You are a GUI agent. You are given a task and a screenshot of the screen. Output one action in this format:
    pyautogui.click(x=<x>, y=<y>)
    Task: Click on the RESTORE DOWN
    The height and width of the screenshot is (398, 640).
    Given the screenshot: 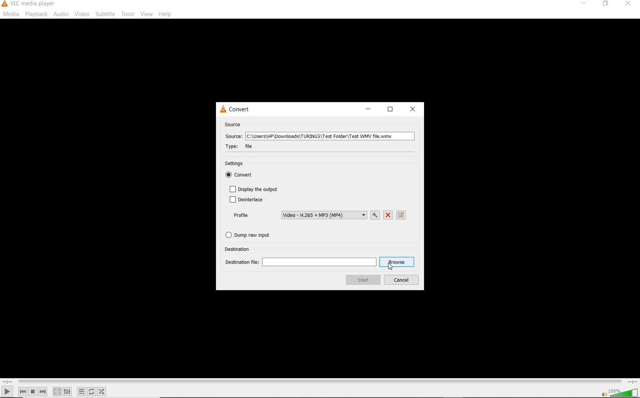 What is the action you would take?
    pyautogui.click(x=390, y=110)
    